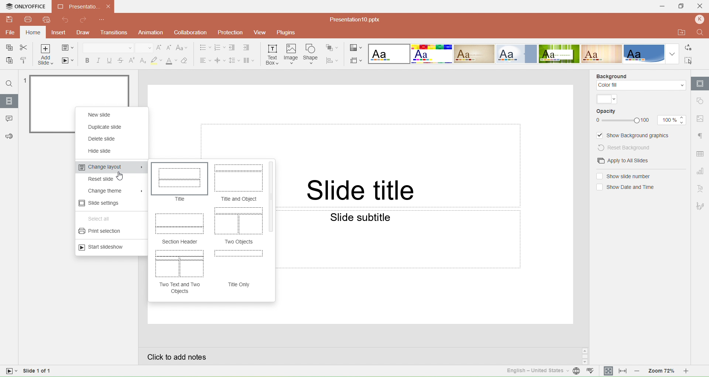  Describe the element at coordinates (107, 47) in the screenshot. I see `Font` at that location.